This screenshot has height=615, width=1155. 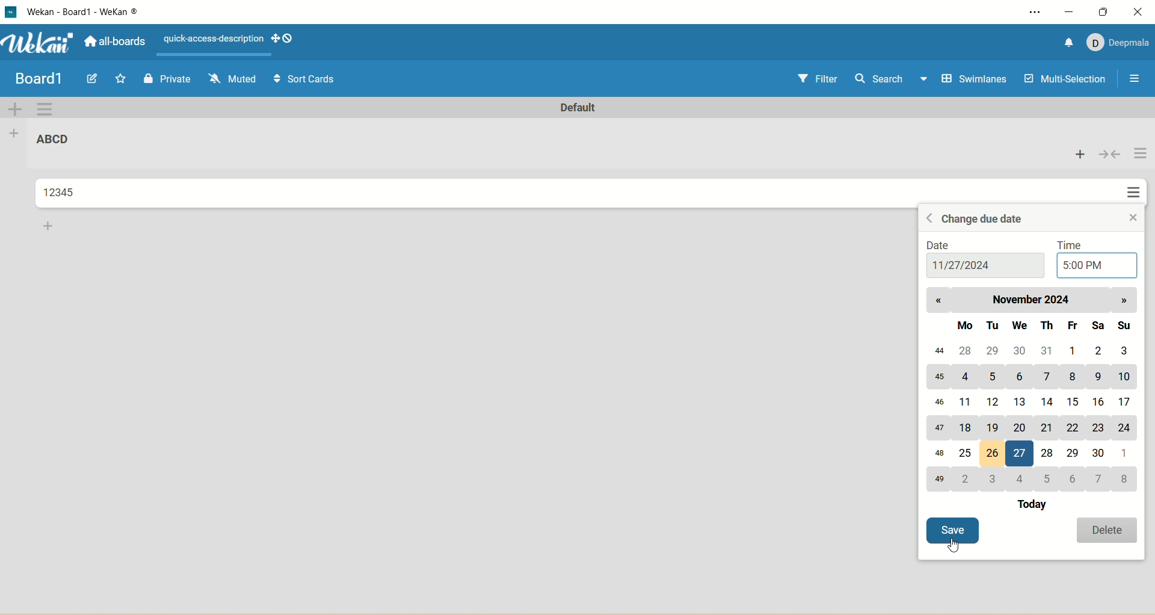 What do you see at coordinates (1103, 267) in the screenshot?
I see `time` at bounding box center [1103, 267].